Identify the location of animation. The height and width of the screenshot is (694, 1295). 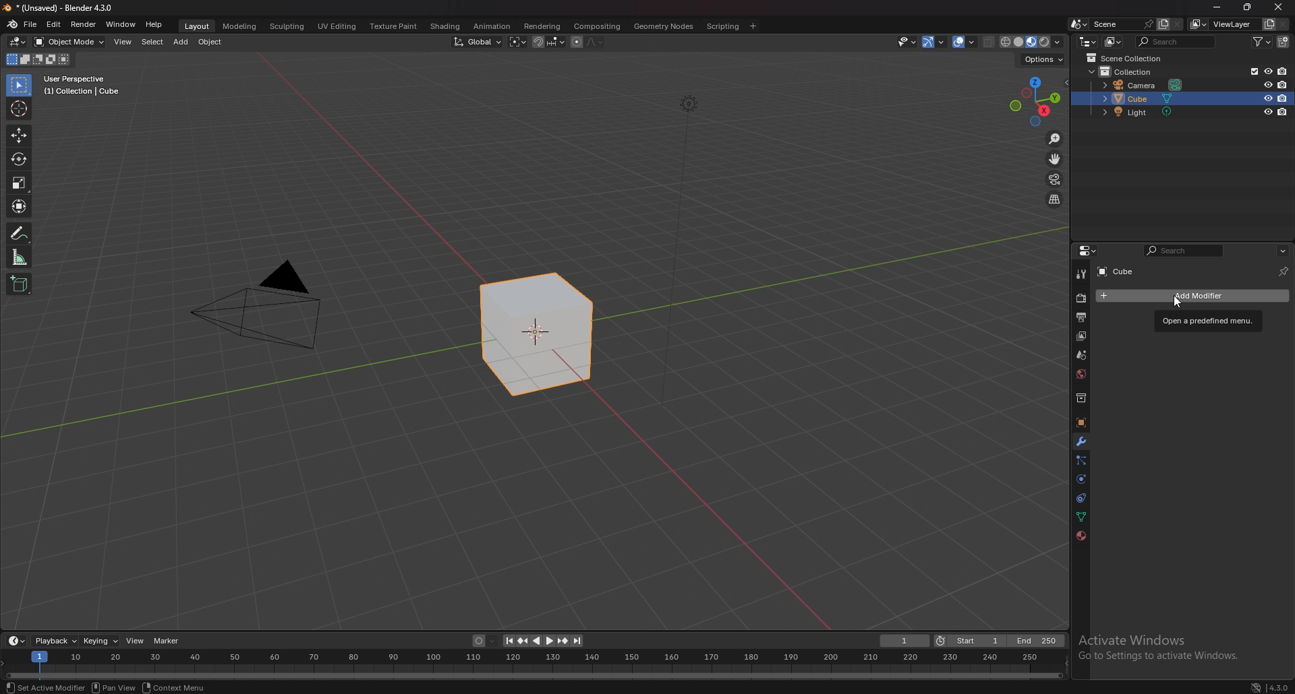
(495, 25).